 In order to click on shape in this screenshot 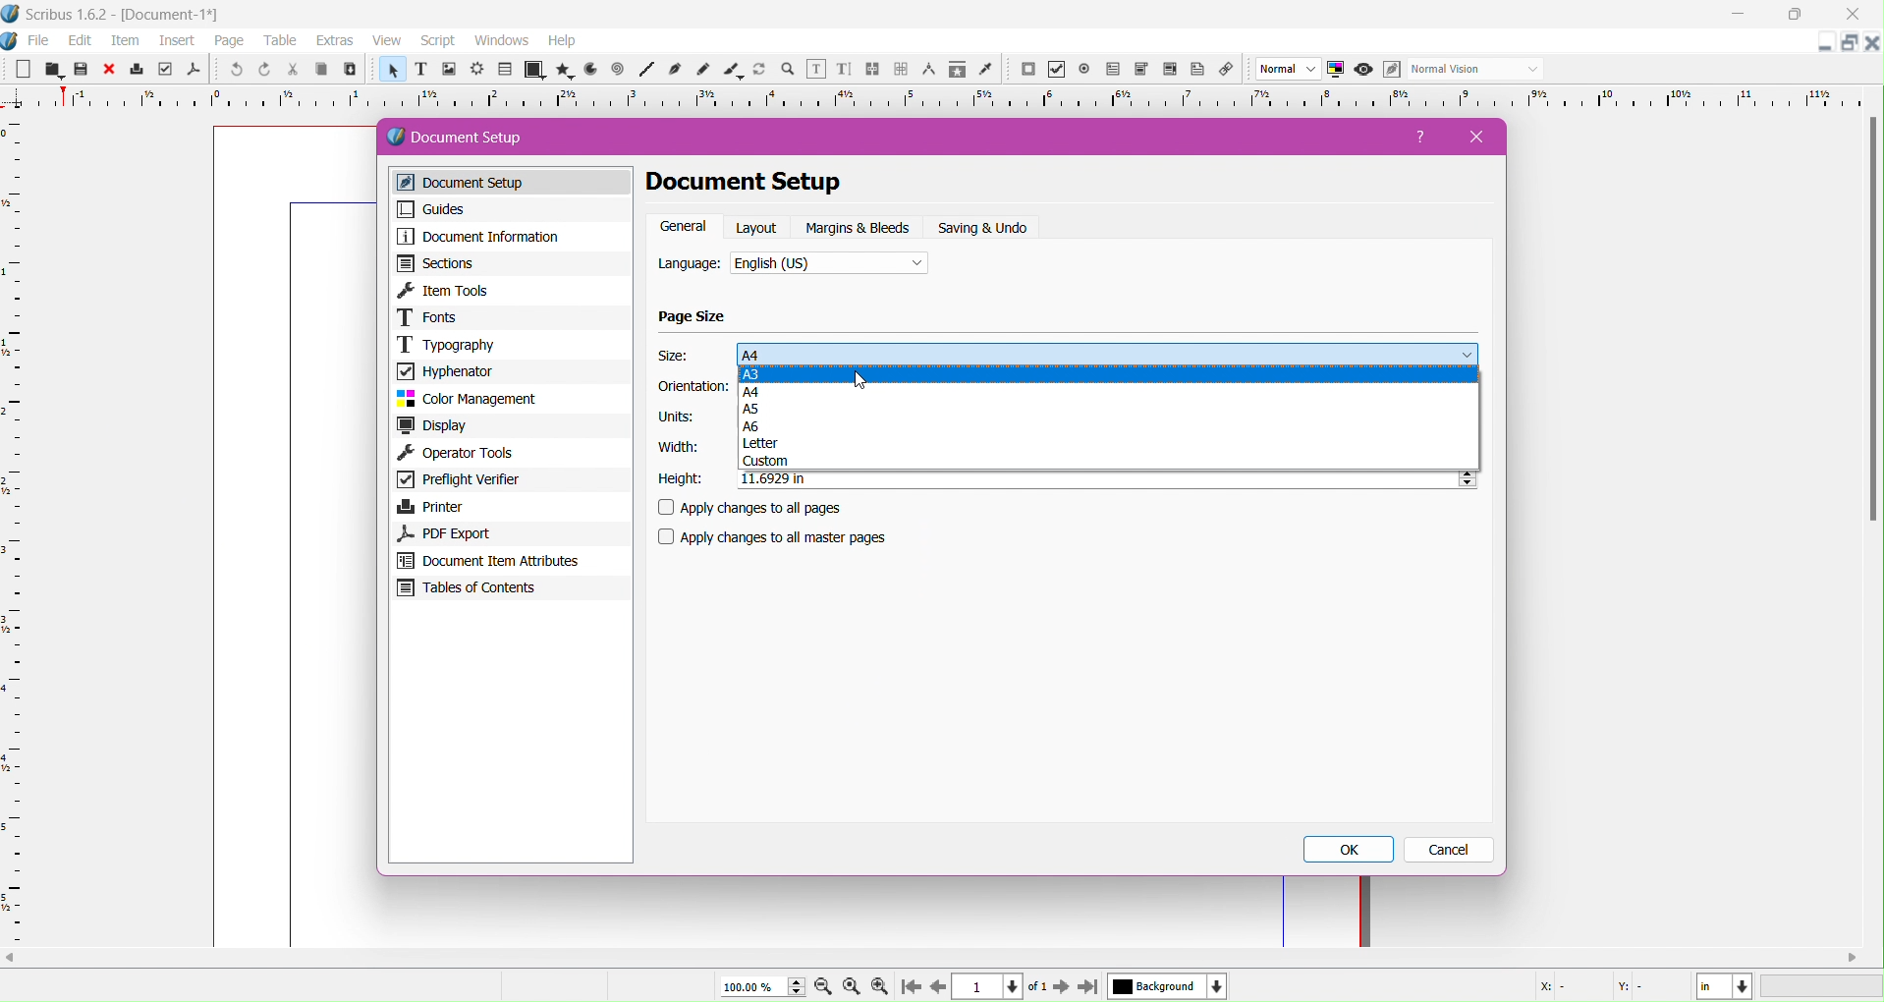, I will do `click(532, 71)`.